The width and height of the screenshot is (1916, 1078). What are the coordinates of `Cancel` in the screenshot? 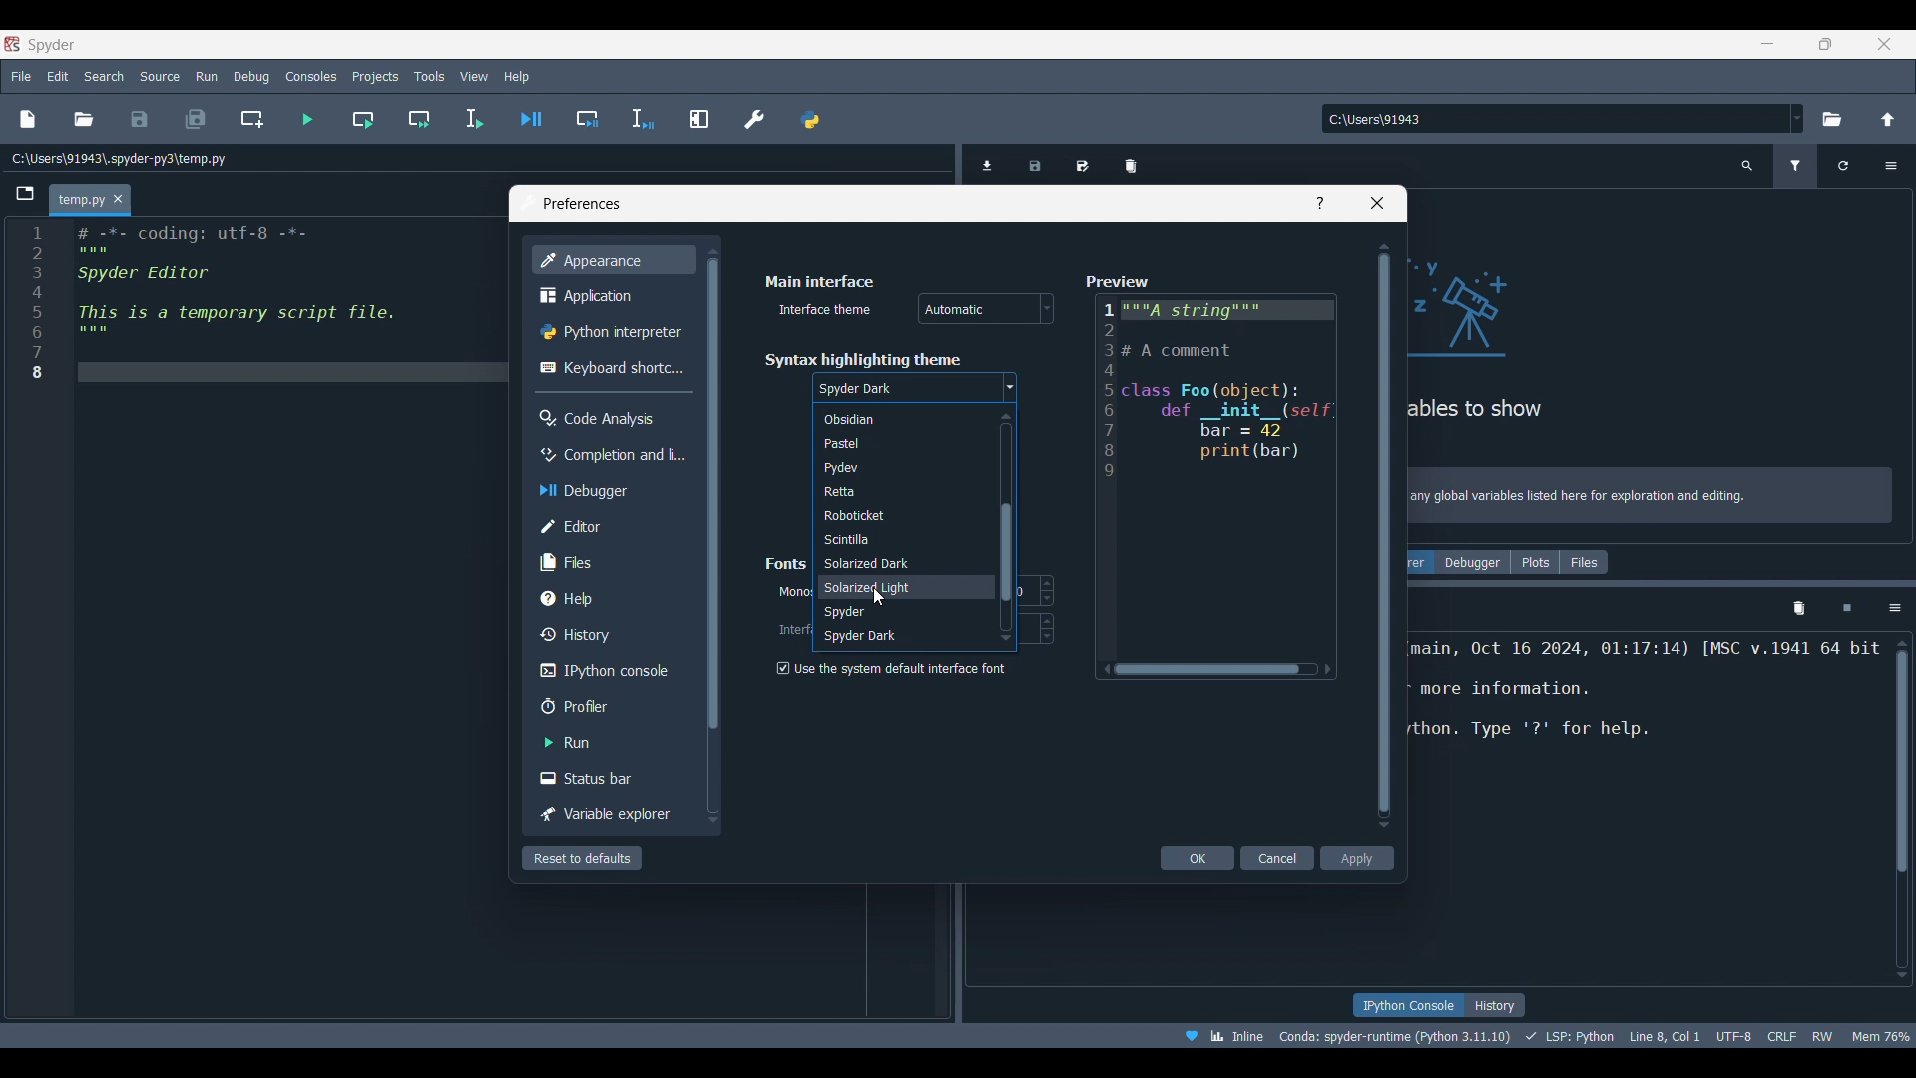 It's located at (1277, 858).